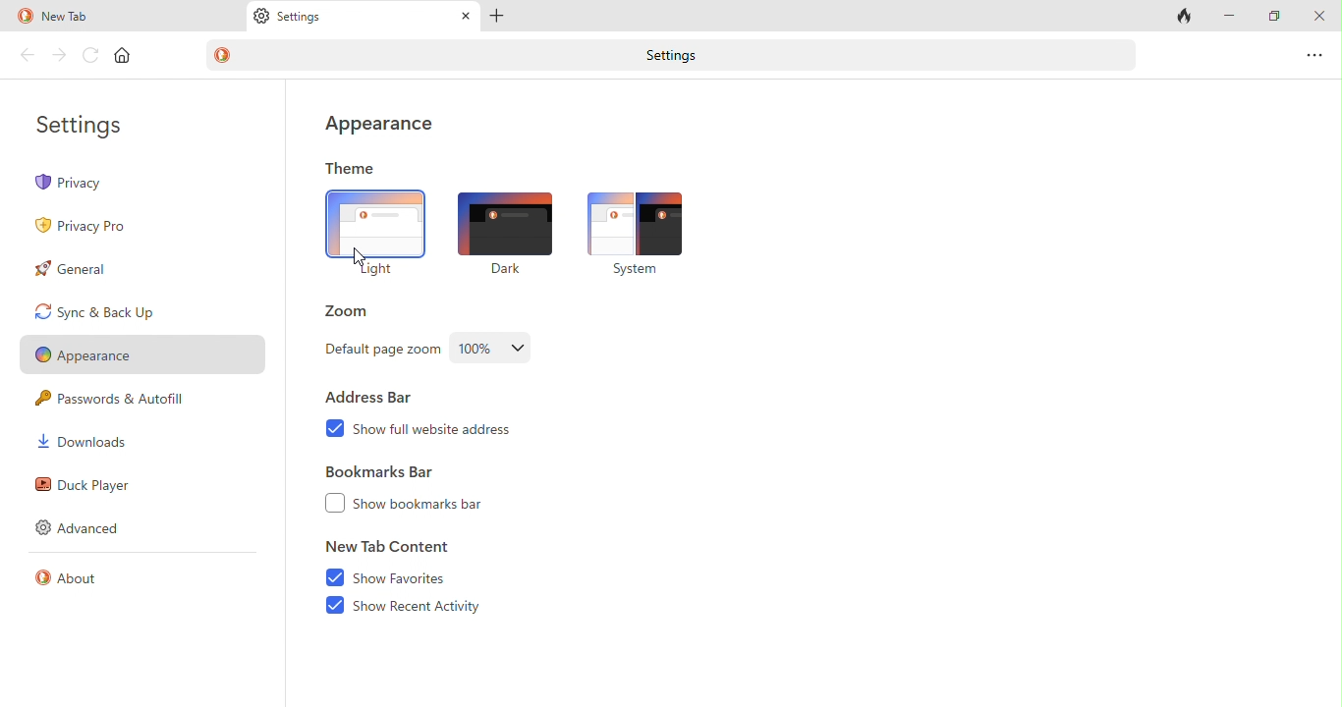 This screenshot has height=707, width=1342. I want to click on show favorites, so click(390, 578).